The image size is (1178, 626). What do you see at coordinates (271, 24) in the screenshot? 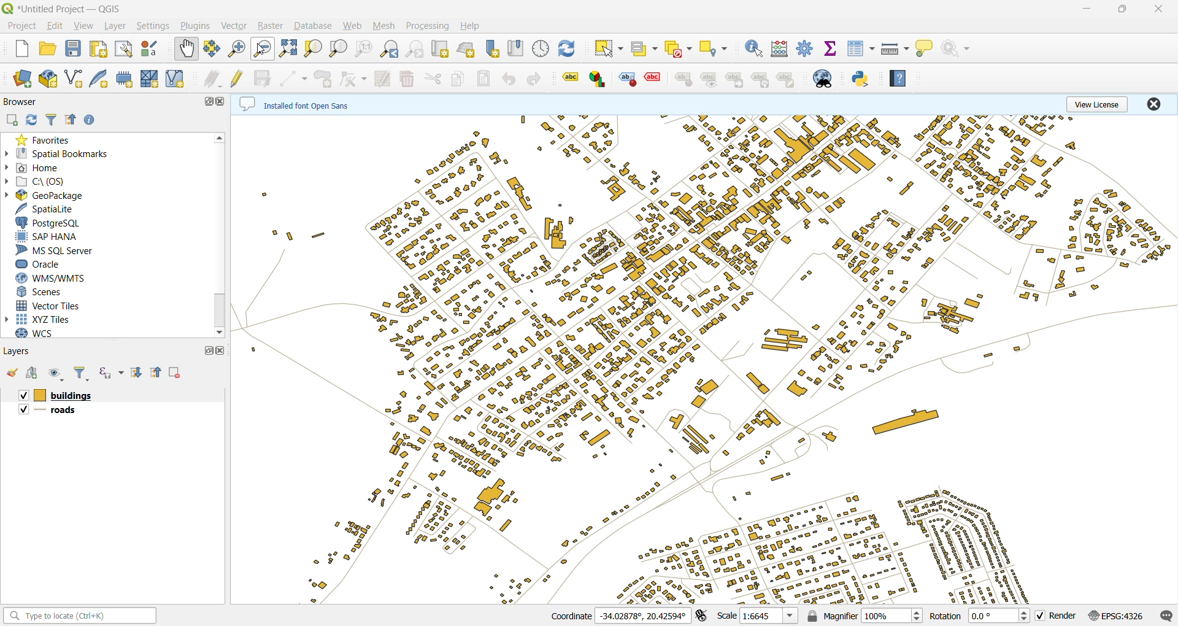
I see `raster` at bounding box center [271, 24].